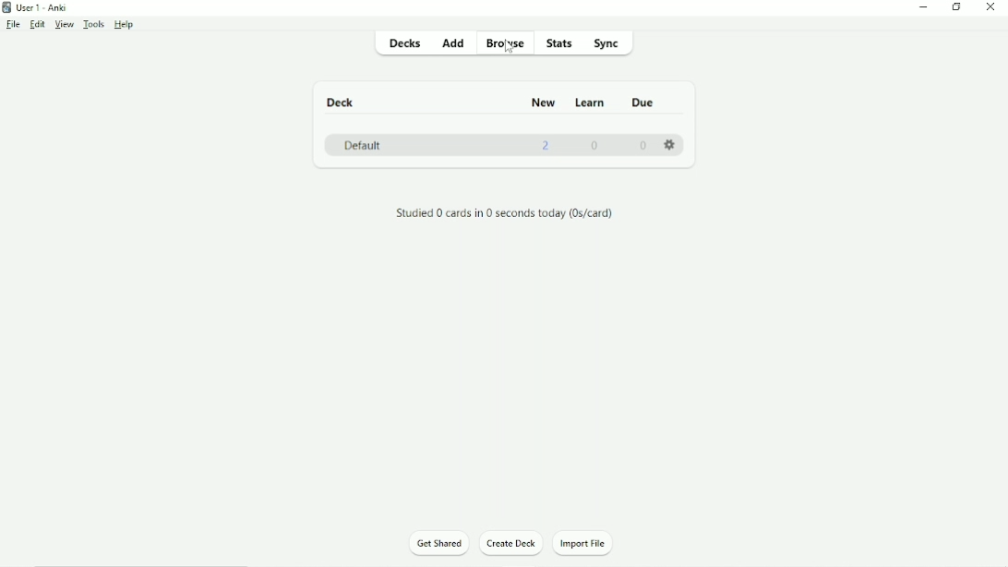 The width and height of the screenshot is (1008, 567). What do you see at coordinates (126, 24) in the screenshot?
I see `Help` at bounding box center [126, 24].